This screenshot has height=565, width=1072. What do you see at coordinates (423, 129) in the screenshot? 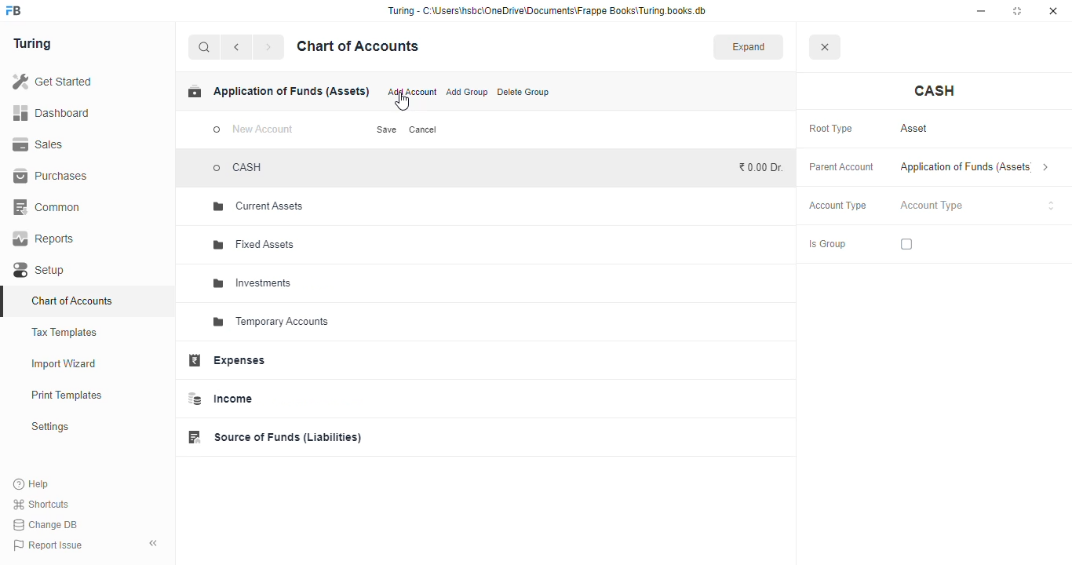
I see `cancel` at bounding box center [423, 129].